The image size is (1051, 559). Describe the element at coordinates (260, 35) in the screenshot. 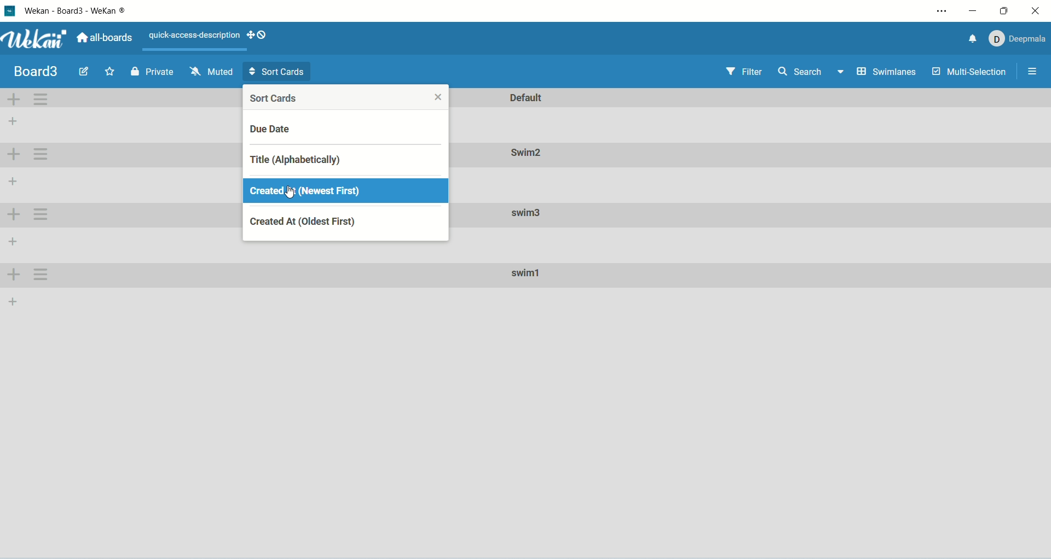

I see `show-desktop-drag-handles` at that location.